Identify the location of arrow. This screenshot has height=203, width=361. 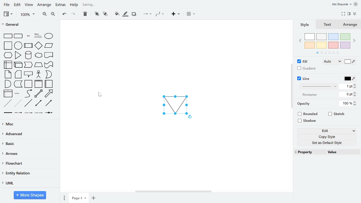
(50, 93).